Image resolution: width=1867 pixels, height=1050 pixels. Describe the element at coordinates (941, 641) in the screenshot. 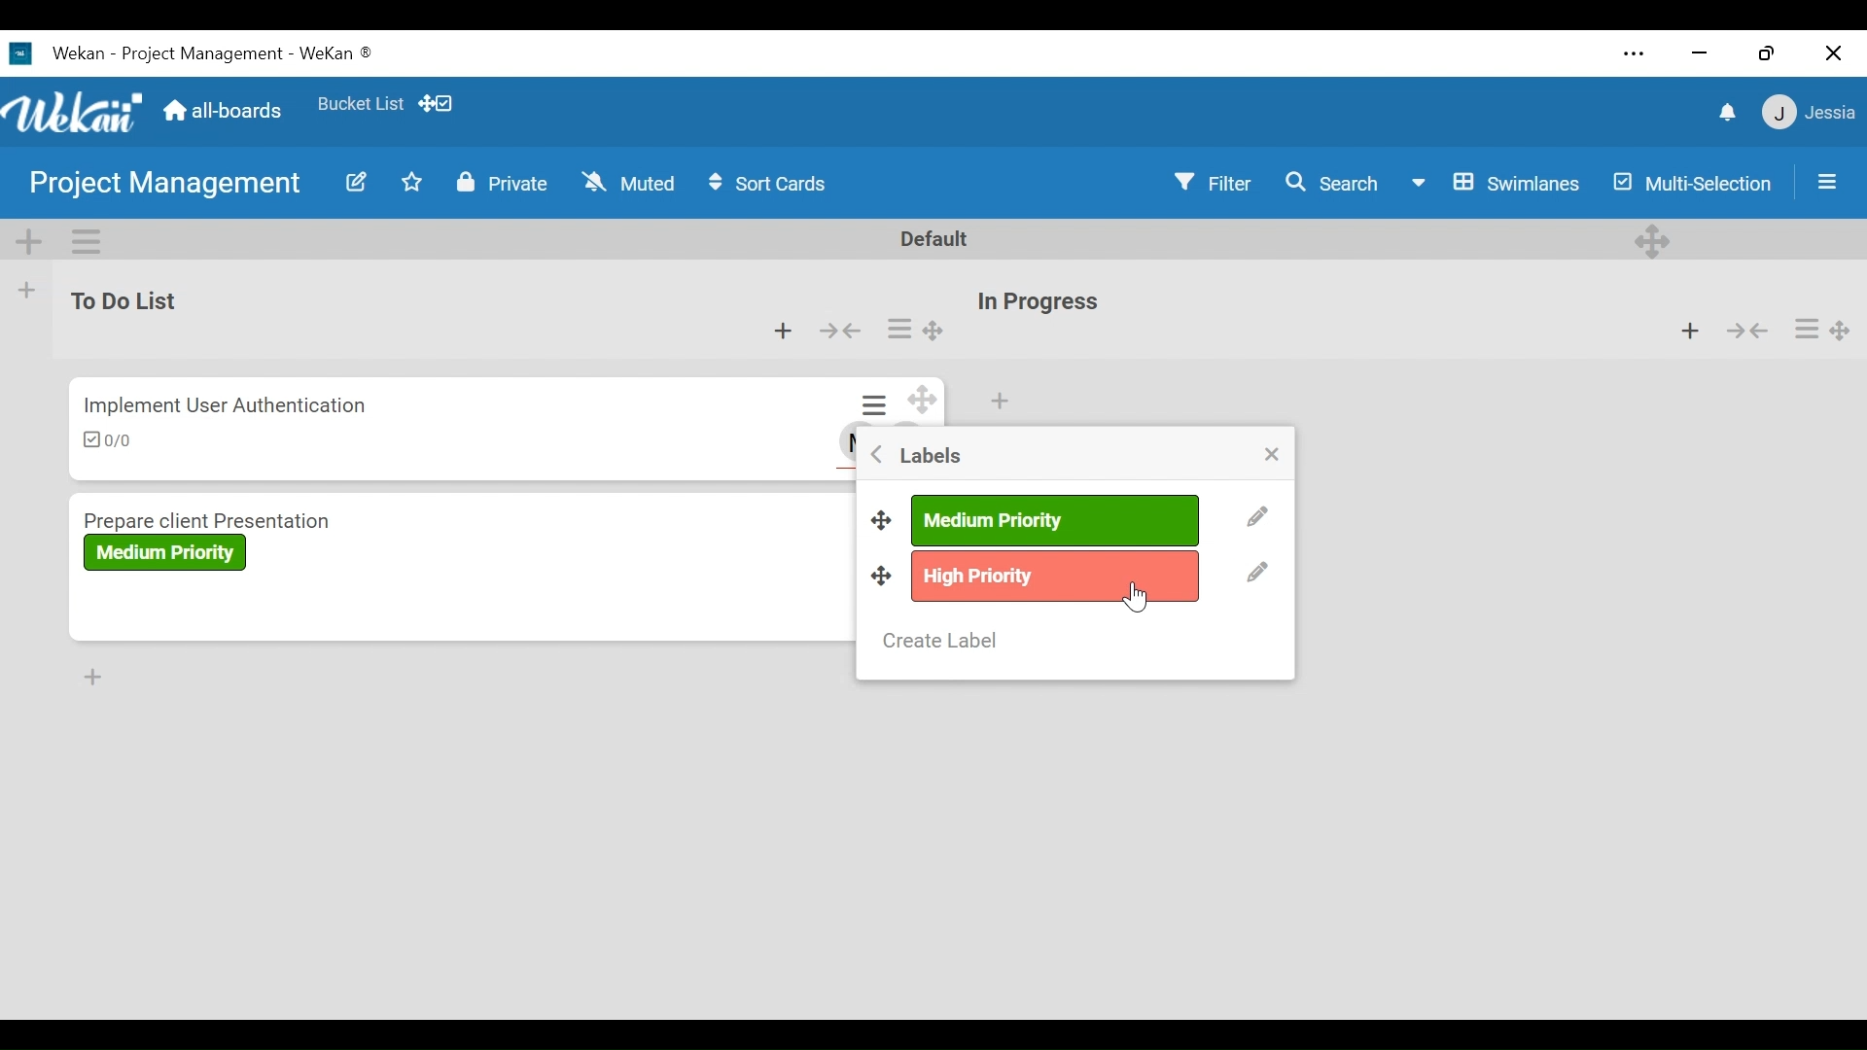

I see `Create label` at that location.